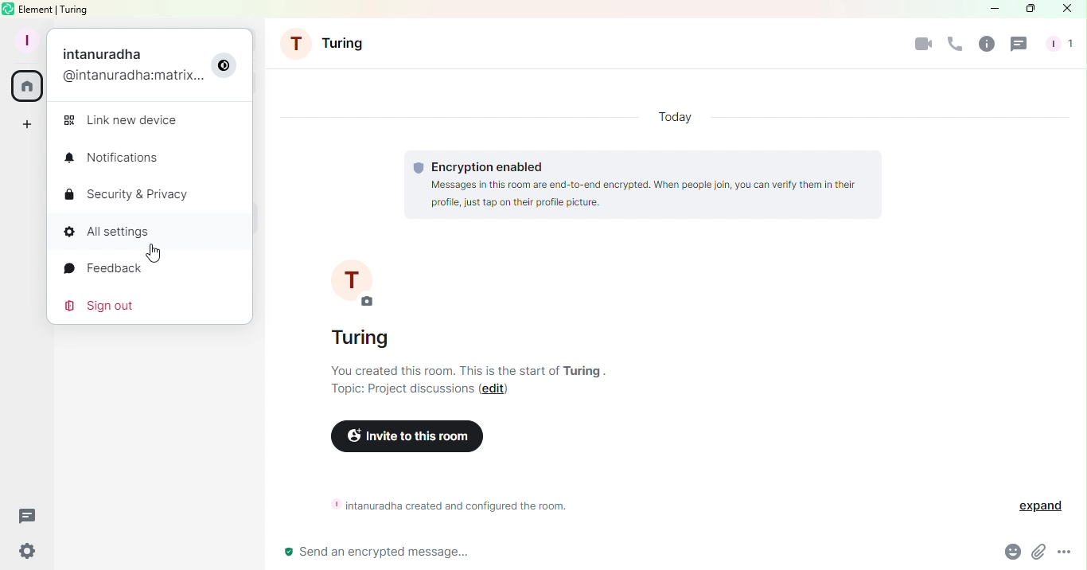 This screenshot has height=570, width=1087. What do you see at coordinates (1036, 553) in the screenshot?
I see `Attachment` at bounding box center [1036, 553].